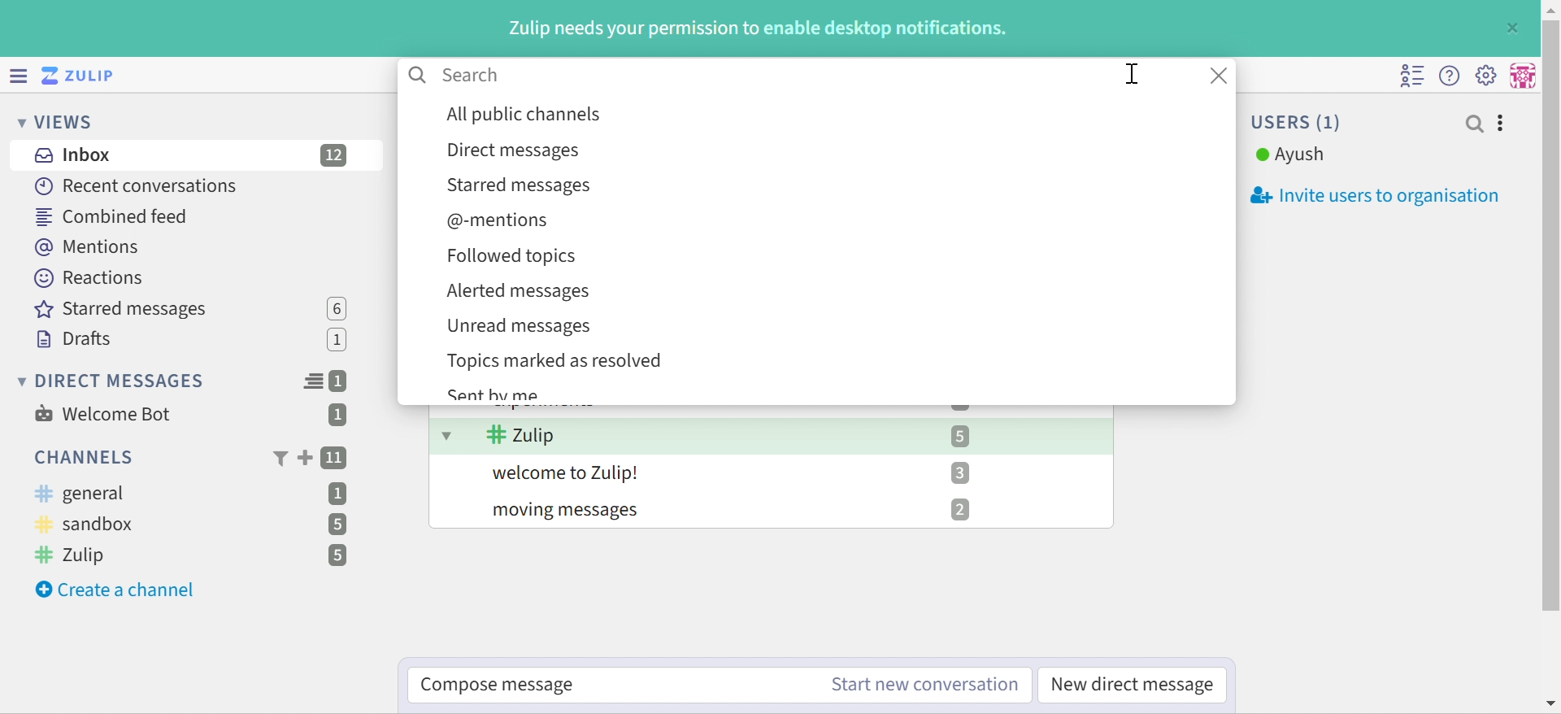 This screenshot has width=1561, height=714. Describe the element at coordinates (1524, 74) in the screenshot. I see `Personal menu` at that location.